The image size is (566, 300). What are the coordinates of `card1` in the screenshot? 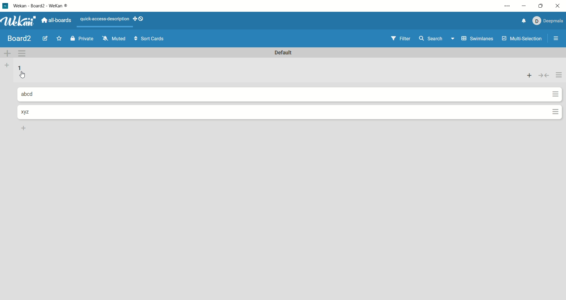 It's located at (31, 94).